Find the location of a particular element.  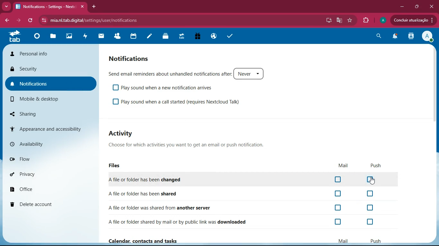

profile is located at coordinates (428, 36).